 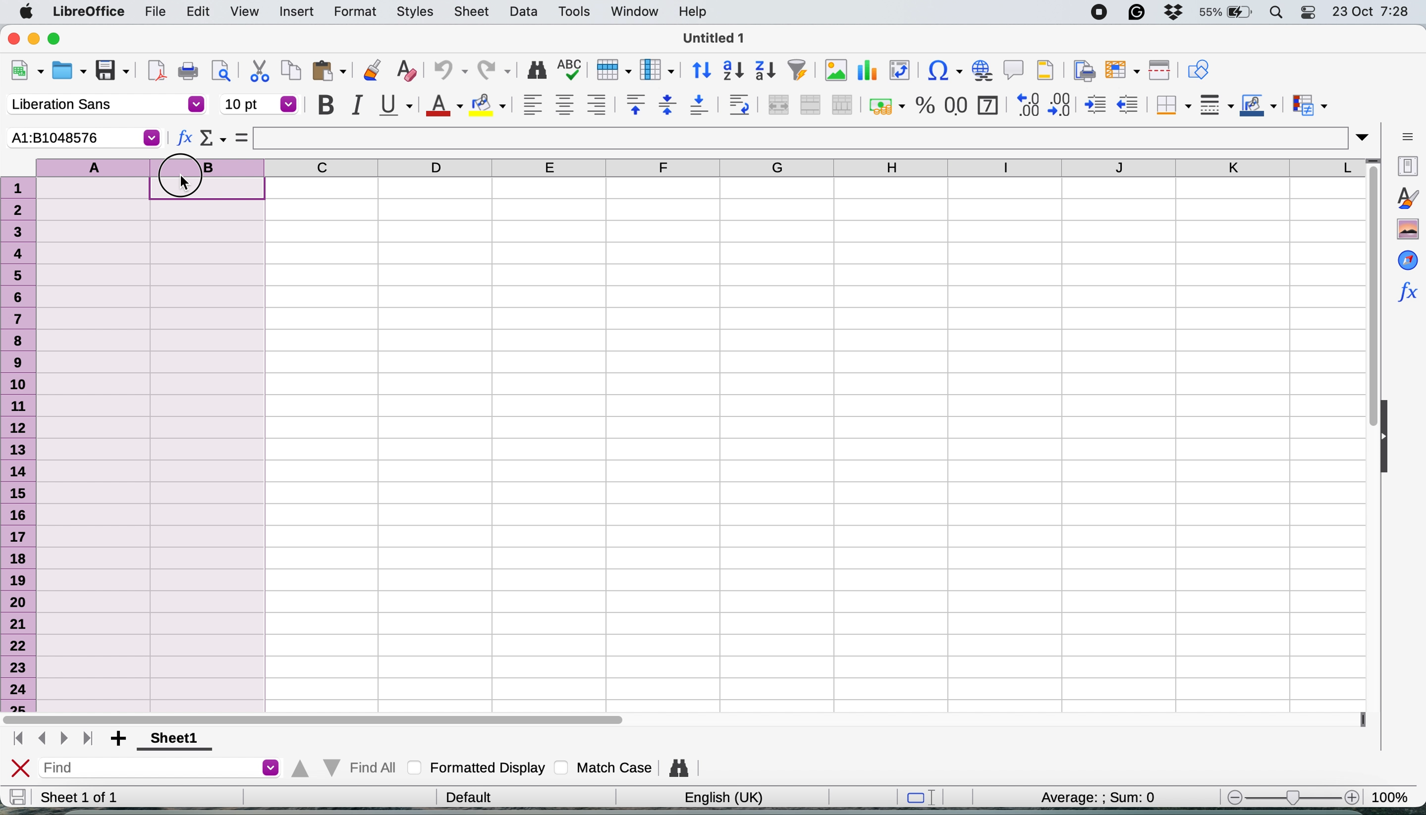 What do you see at coordinates (1214, 106) in the screenshot?
I see `border styles` at bounding box center [1214, 106].